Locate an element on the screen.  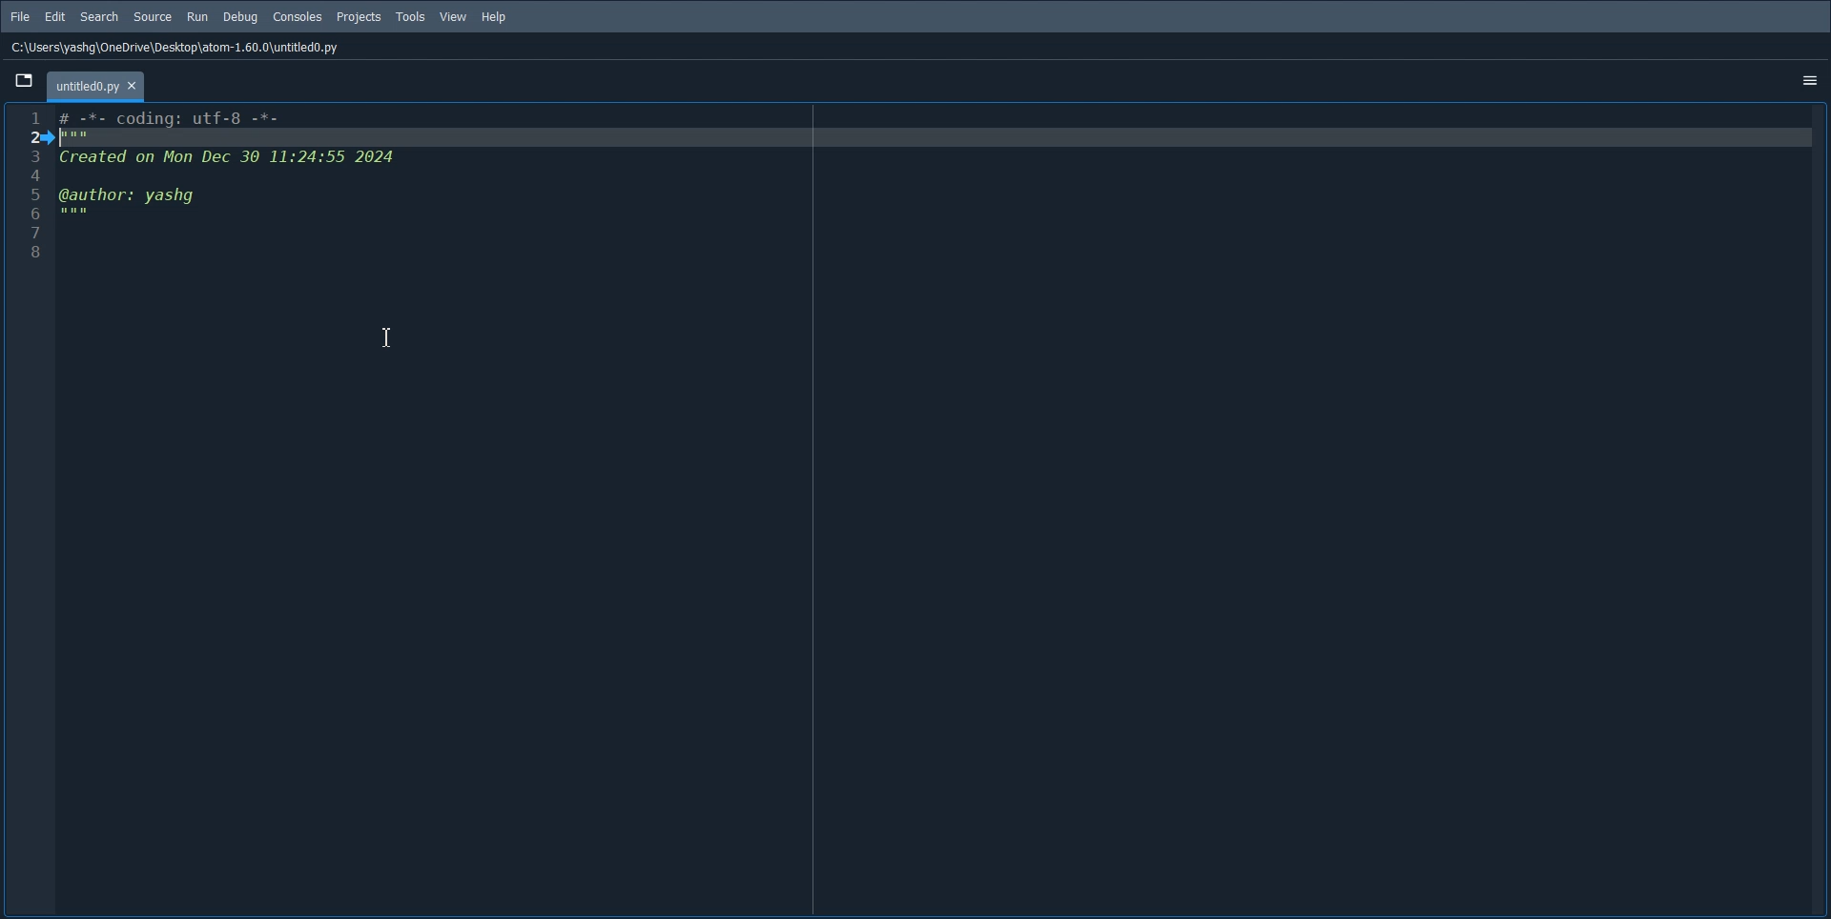
Edit is located at coordinates (54, 17).